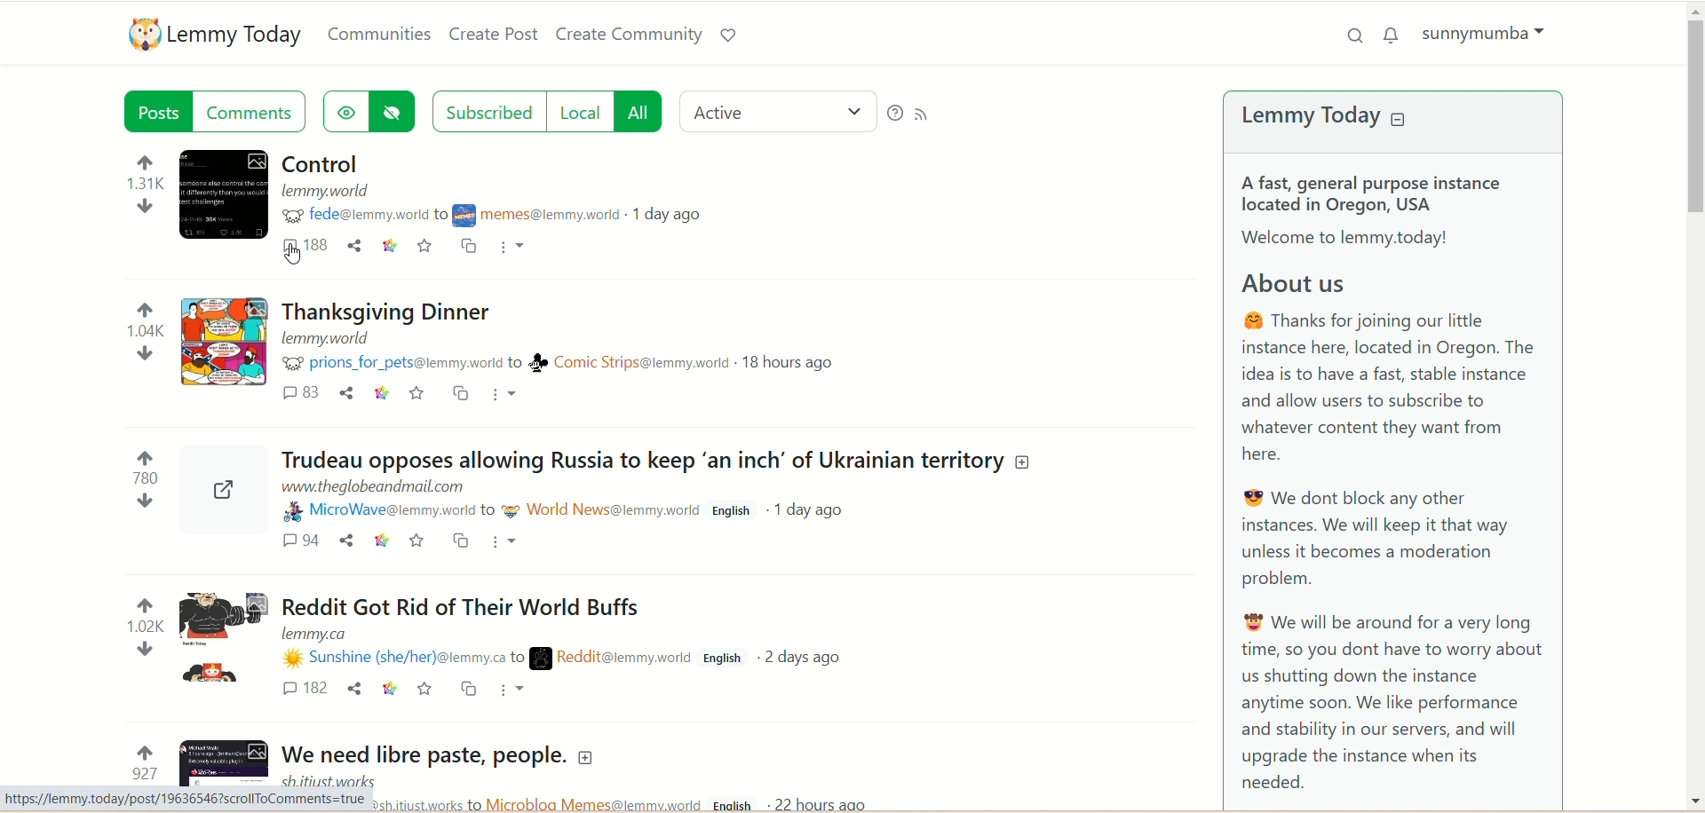 The height and width of the screenshot is (813, 1705). What do you see at coordinates (725, 659) in the screenshot?
I see `English` at bounding box center [725, 659].